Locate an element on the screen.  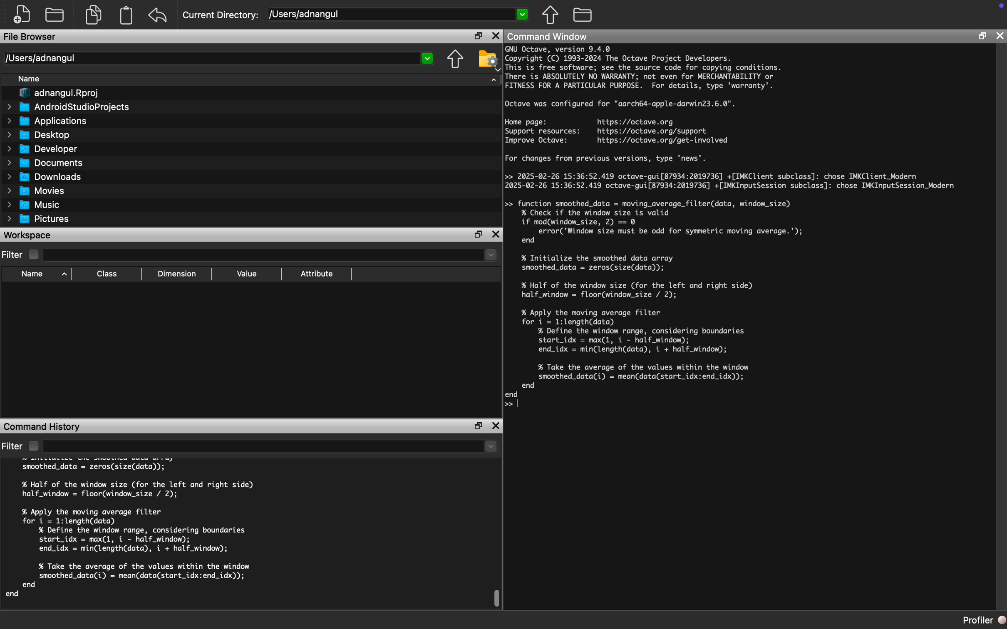
half_window = floor(window_size / 2);
% Apply the moving average filter
for i = 1:length(data)
% Define the window range, considering boundaries
start_idx = max(1, i - half_window);
end_idx = min(length(data), i + half_window);
% Take the average of the values within the window
smoothed_data(i) = mean(data(start_idx:end_idx));
end
end
cle is located at coordinates (131, 530).